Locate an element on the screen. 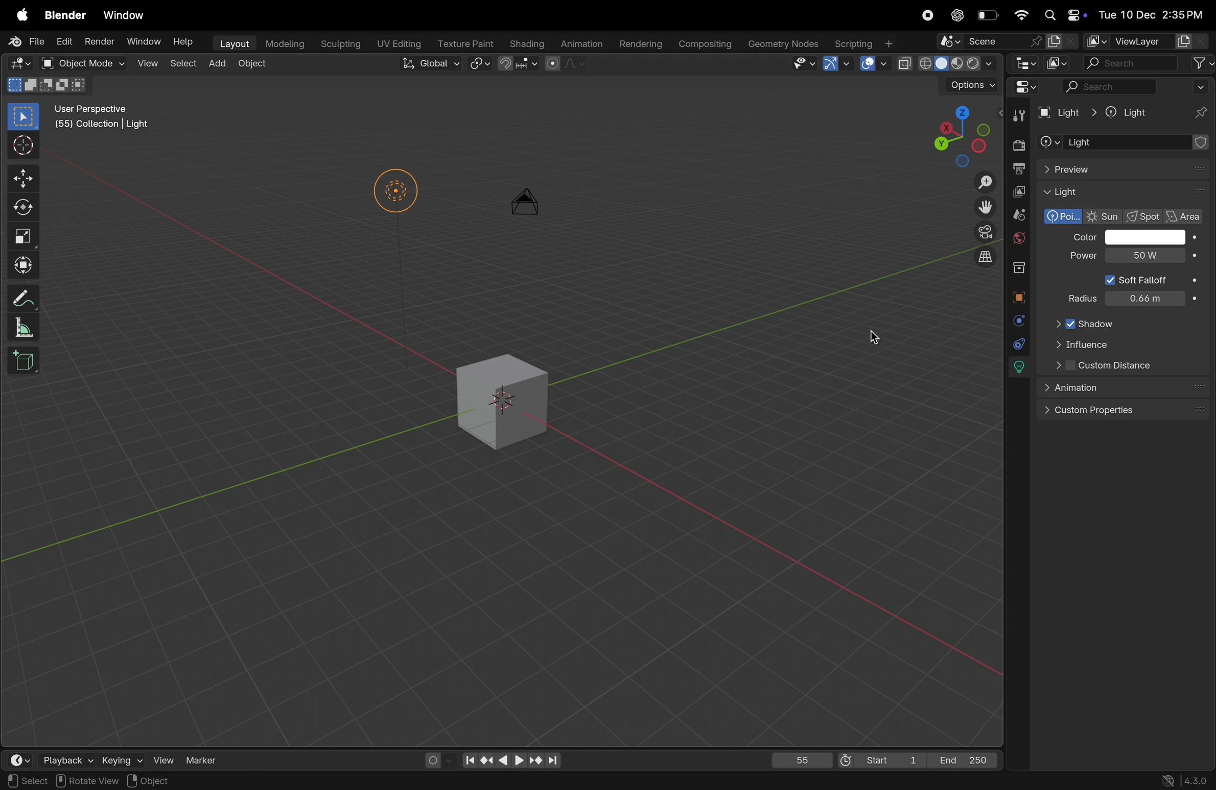 The width and height of the screenshot is (1216, 790). Shadow is located at coordinates (1102, 323).